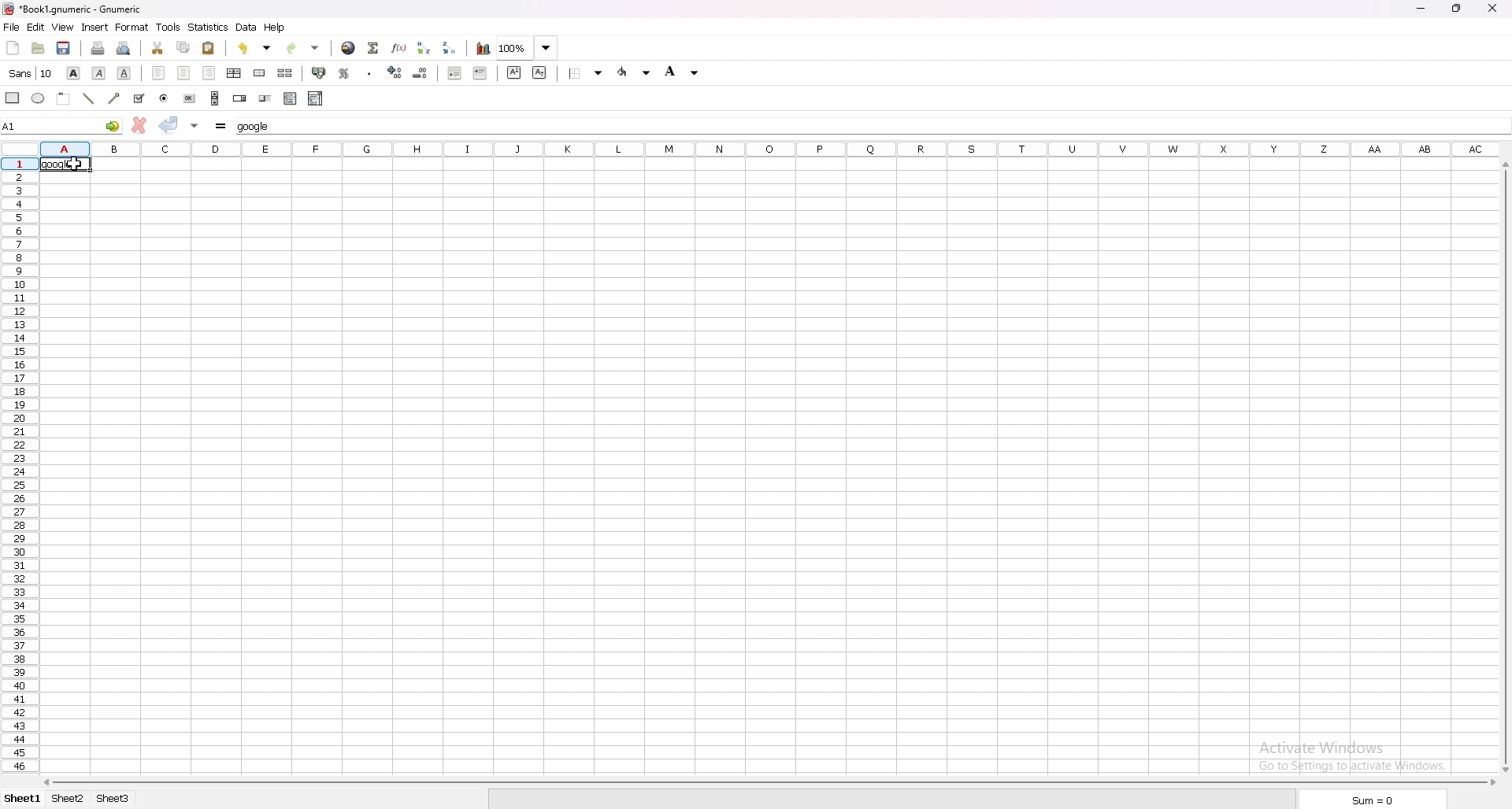 Image resolution: width=1512 pixels, height=809 pixels. Describe the element at coordinates (158, 72) in the screenshot. I see `left align` at that location.